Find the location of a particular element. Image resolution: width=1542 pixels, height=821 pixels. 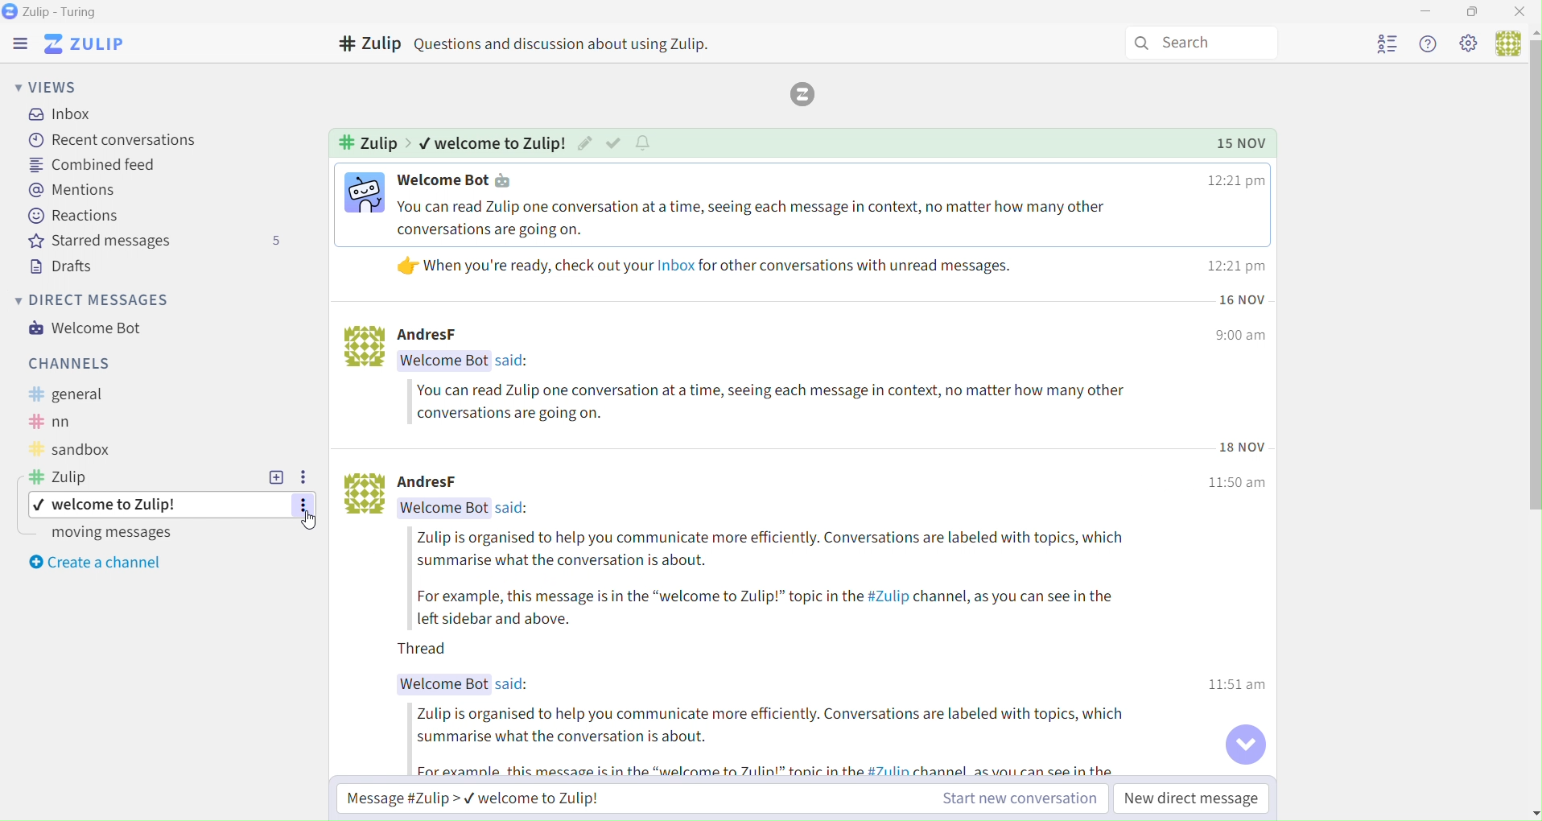

Start new conversation is located at coordinates (1020, 798).